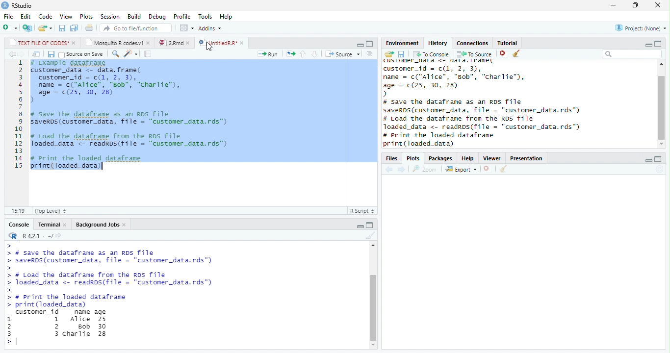 Image resolution: width=670 pixels, height=353 pixels. I want to click on Files, so click(391, 158).